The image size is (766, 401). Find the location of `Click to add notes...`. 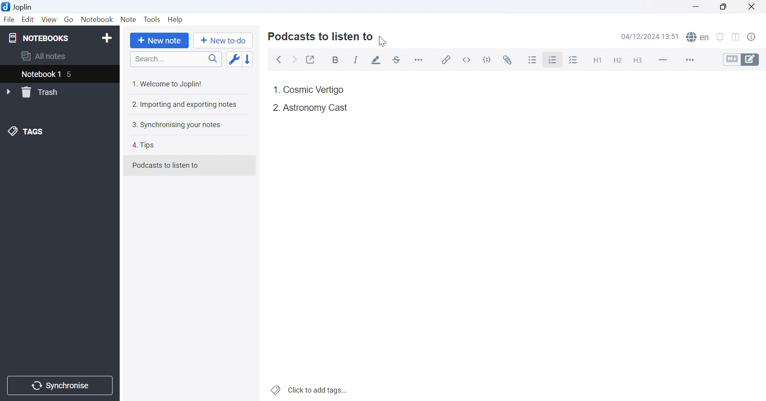

Click to add notes... is located at coordinates (310, 389).